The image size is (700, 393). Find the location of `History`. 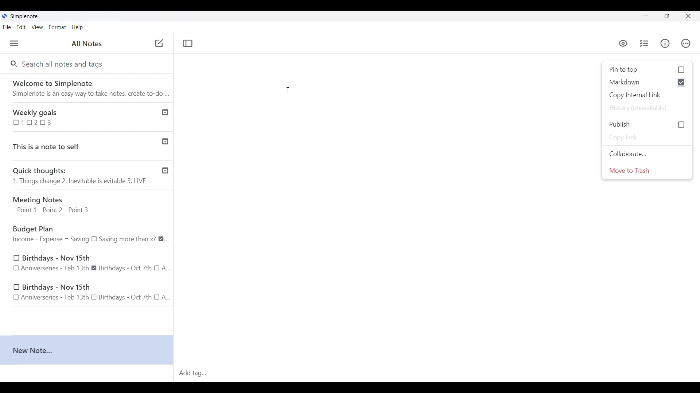

History is located at coordinates (647, 108).